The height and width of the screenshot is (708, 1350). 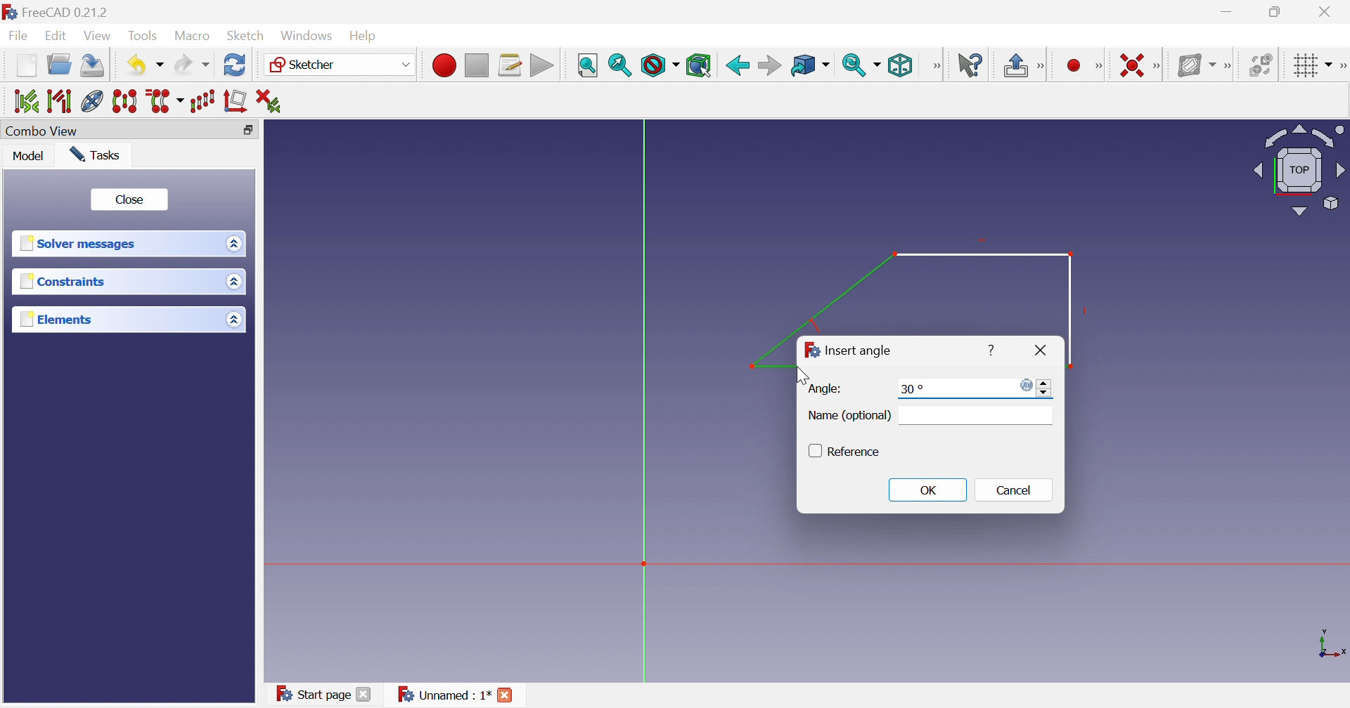 What do you see at coordinates (161, 65) in the screenshot?
I see `Drop Down` at bounding box center [161, 65].